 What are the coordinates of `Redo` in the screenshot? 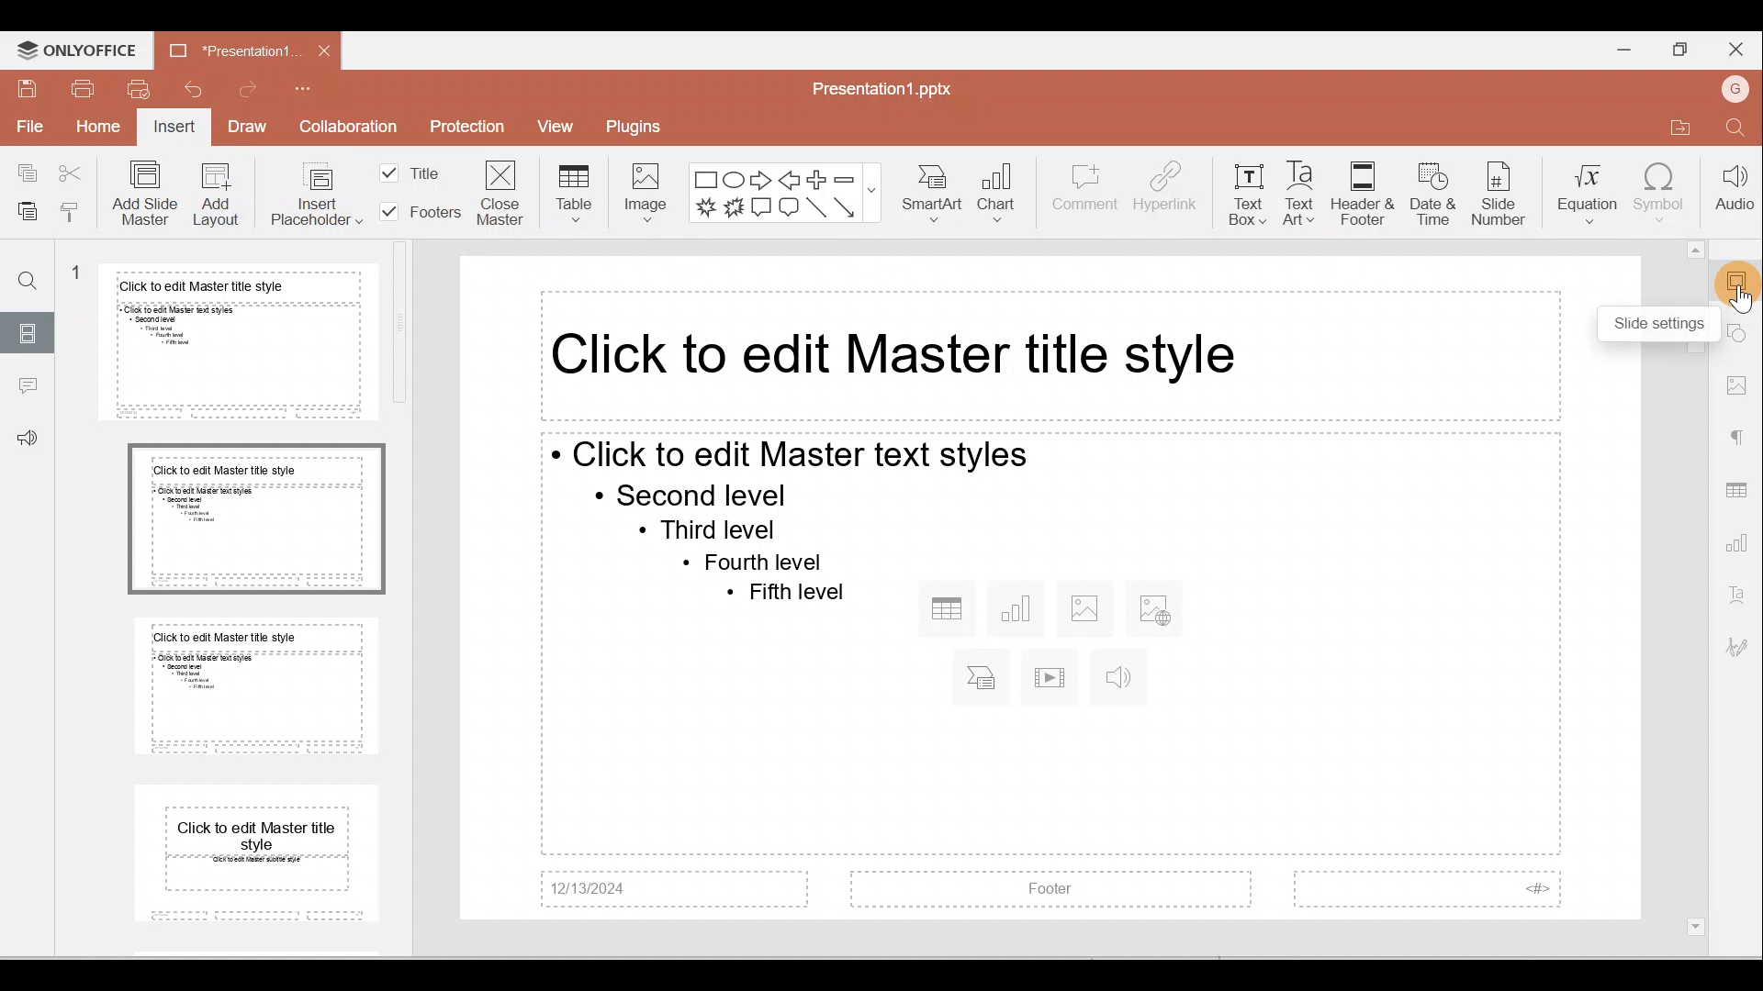 It's located at (253, 88).